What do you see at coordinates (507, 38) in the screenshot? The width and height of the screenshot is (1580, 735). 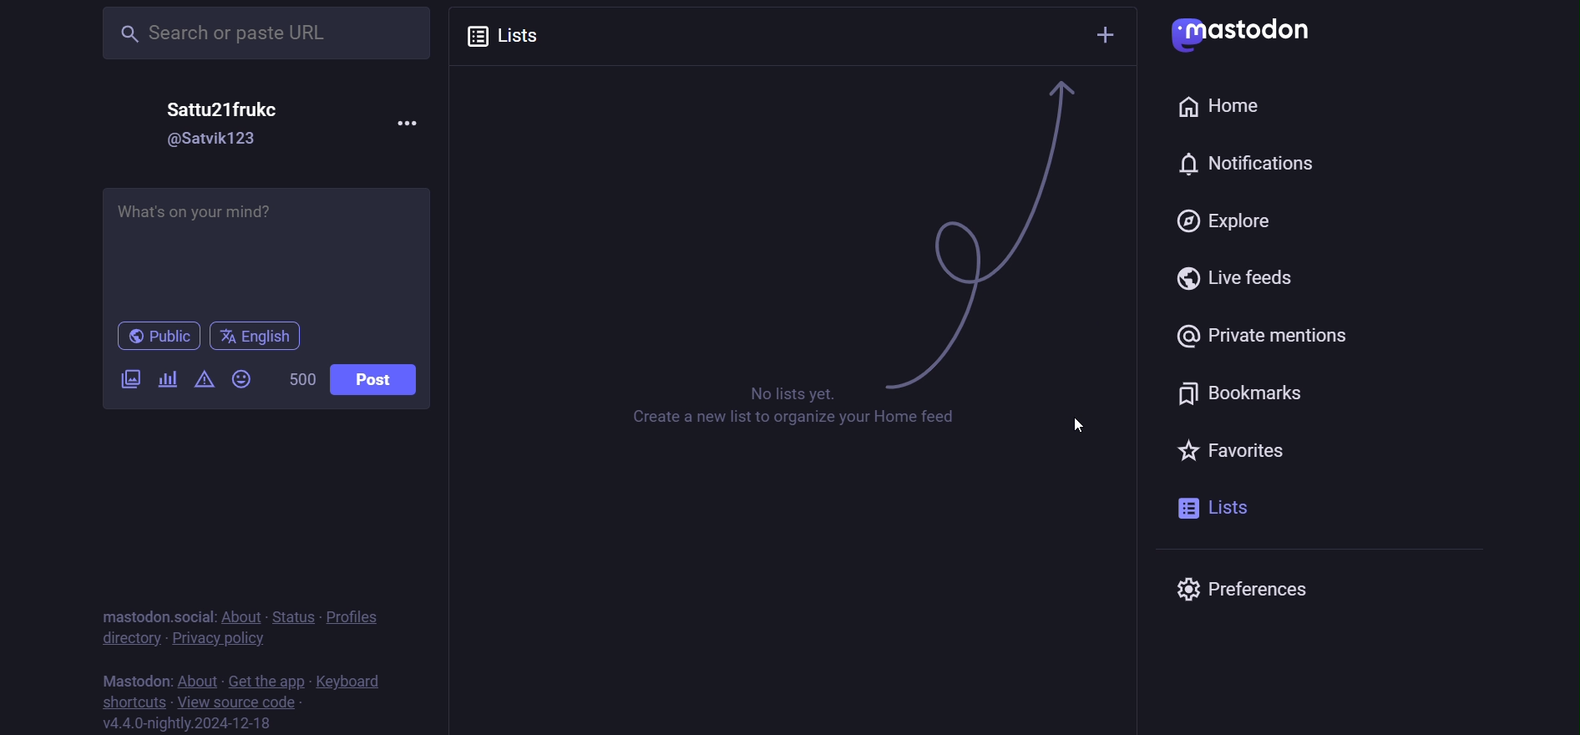 I see `lists` at bounding box center [507, 38].